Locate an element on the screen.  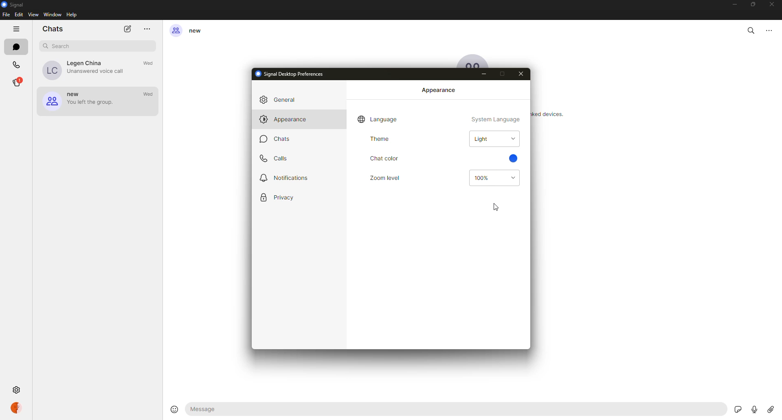
stories is located at coordinates (18, 82).